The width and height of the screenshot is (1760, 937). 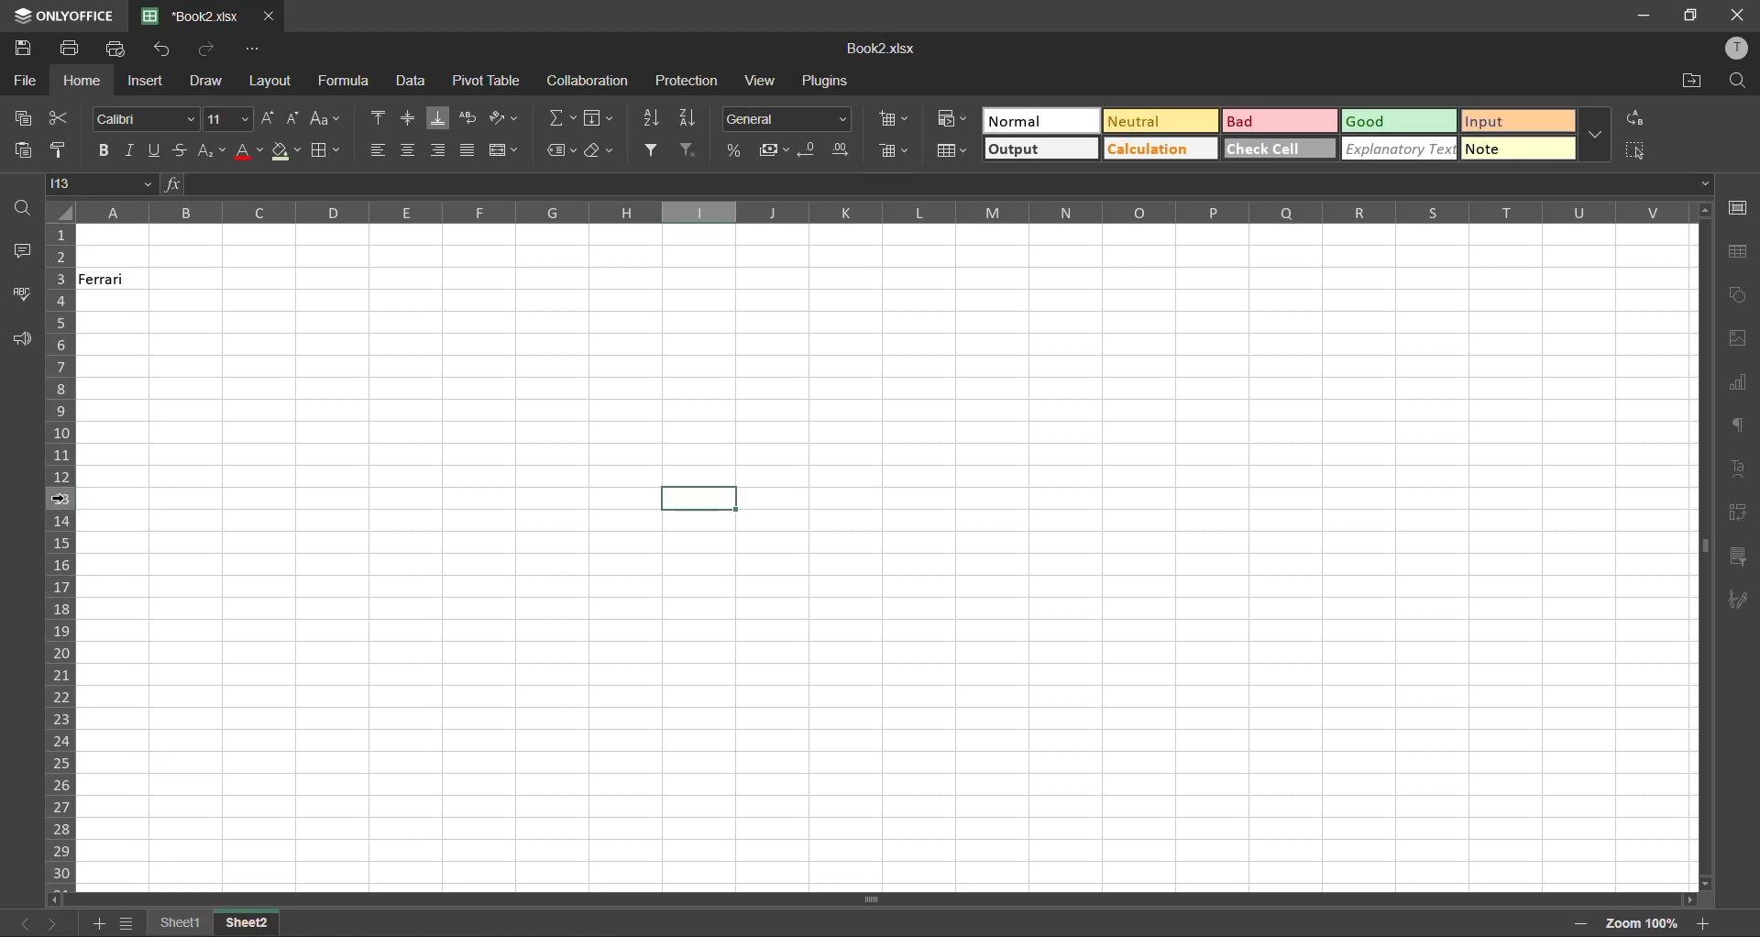 I want to click on insert, so click(x=148, y=78).